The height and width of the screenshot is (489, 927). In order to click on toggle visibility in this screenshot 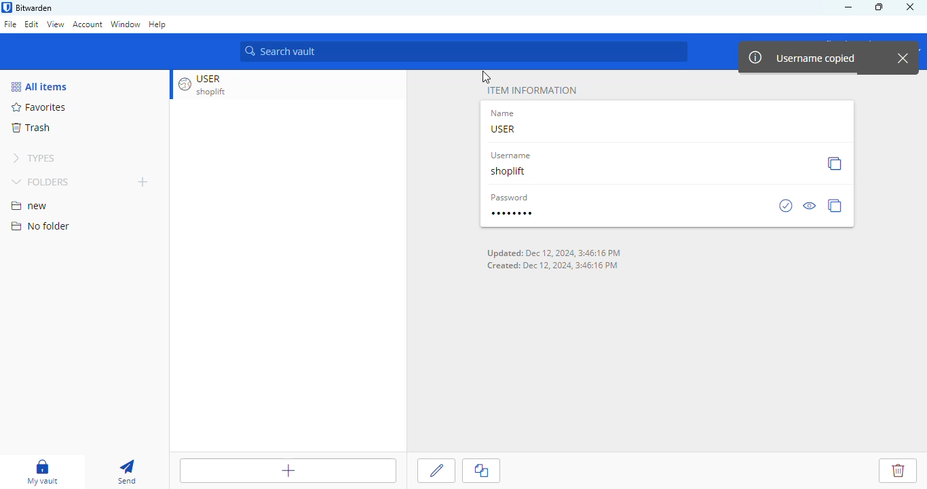, I will do `click(810, 206)`.